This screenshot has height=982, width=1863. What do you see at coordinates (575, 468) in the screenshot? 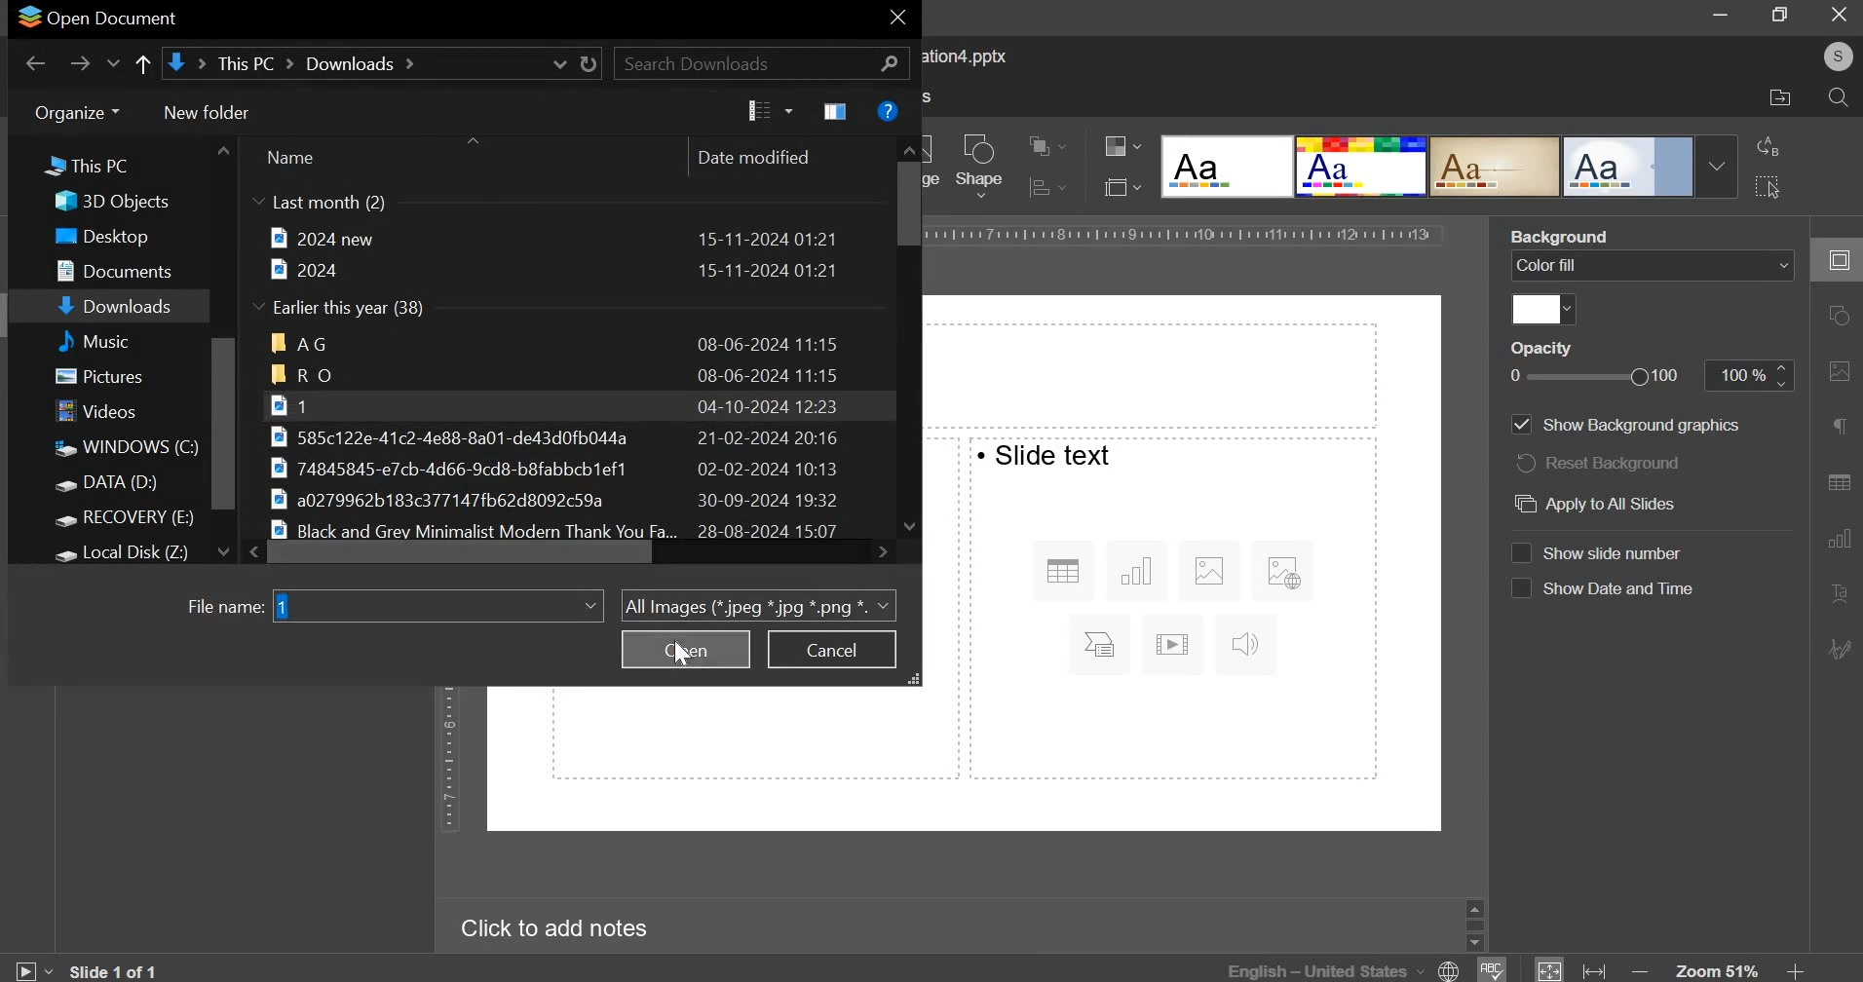
I see `image file` at bounding box center [575, 468].